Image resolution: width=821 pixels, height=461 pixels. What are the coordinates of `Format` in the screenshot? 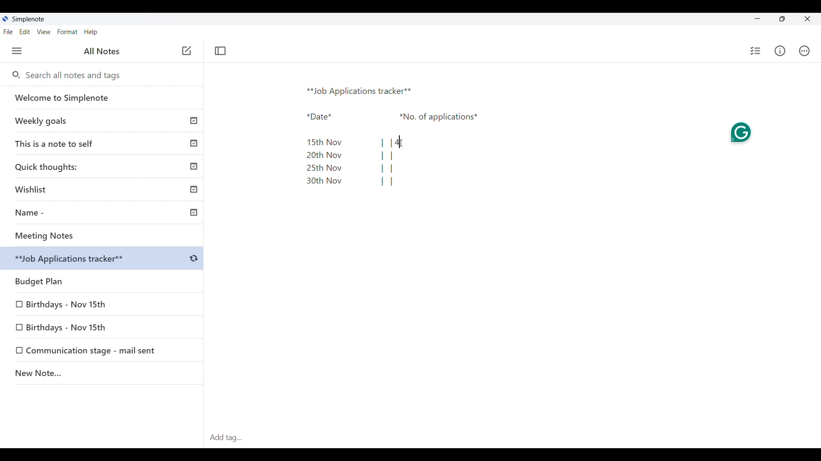 It's located at (68, 32).